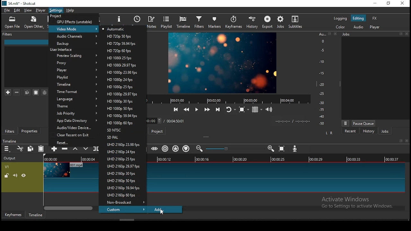  Describe the element at coordinates (218, 110) in the screenshot. I see `skip to the next point` at that location.